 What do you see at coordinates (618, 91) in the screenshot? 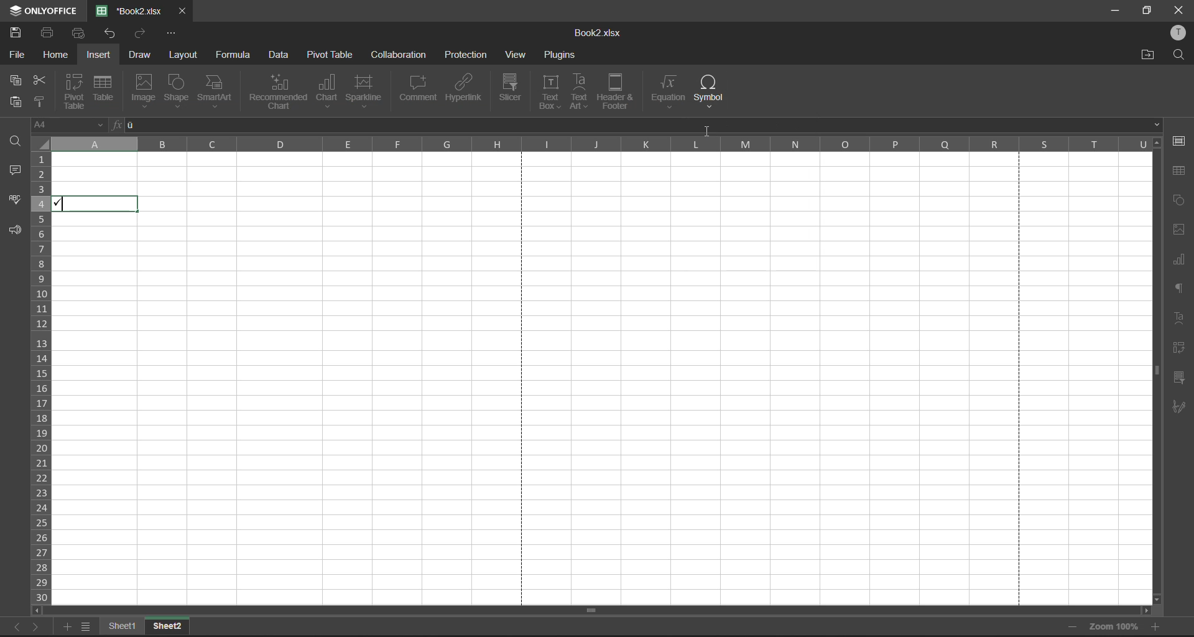
I see `header and footer` at bounding box center [618, 91].